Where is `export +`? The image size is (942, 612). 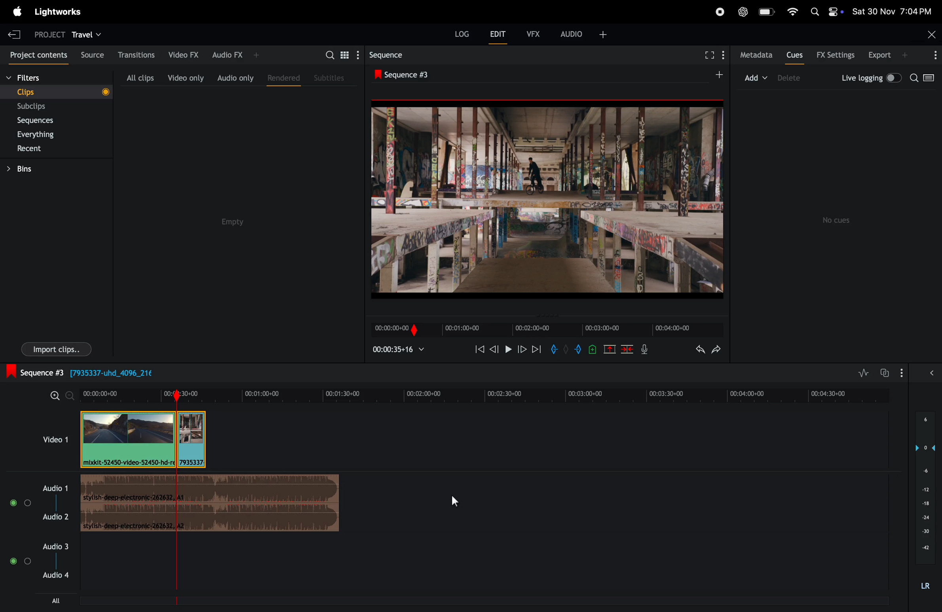 export + is located at coordinates (889, 55).